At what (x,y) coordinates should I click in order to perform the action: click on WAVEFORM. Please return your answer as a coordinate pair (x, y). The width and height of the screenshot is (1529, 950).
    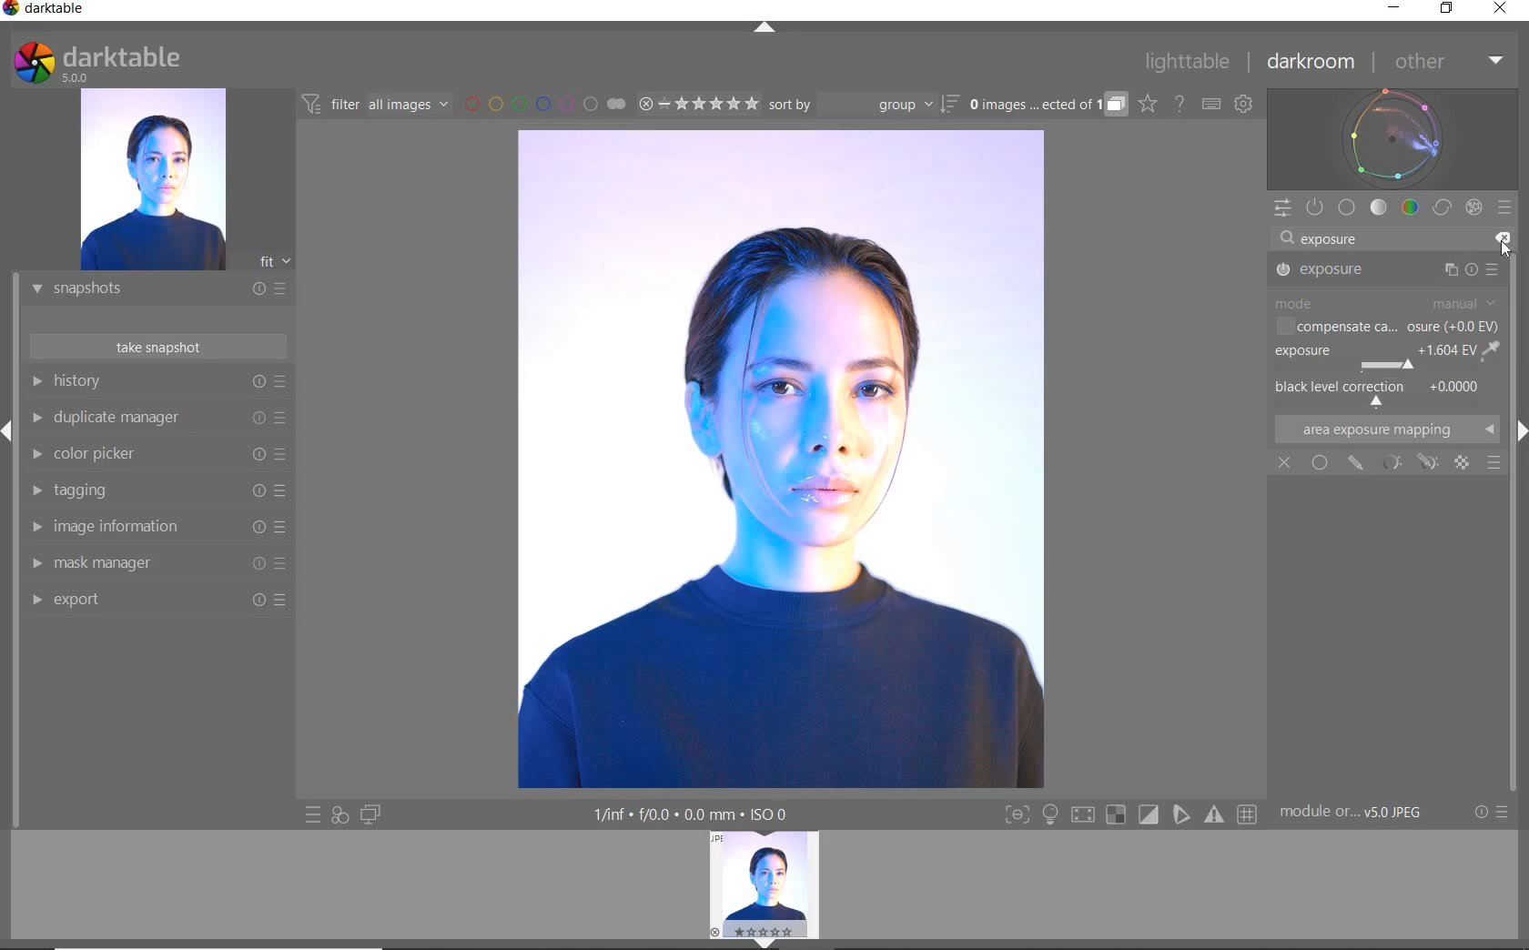
    Looking at the image, I should click on (1392, 137).